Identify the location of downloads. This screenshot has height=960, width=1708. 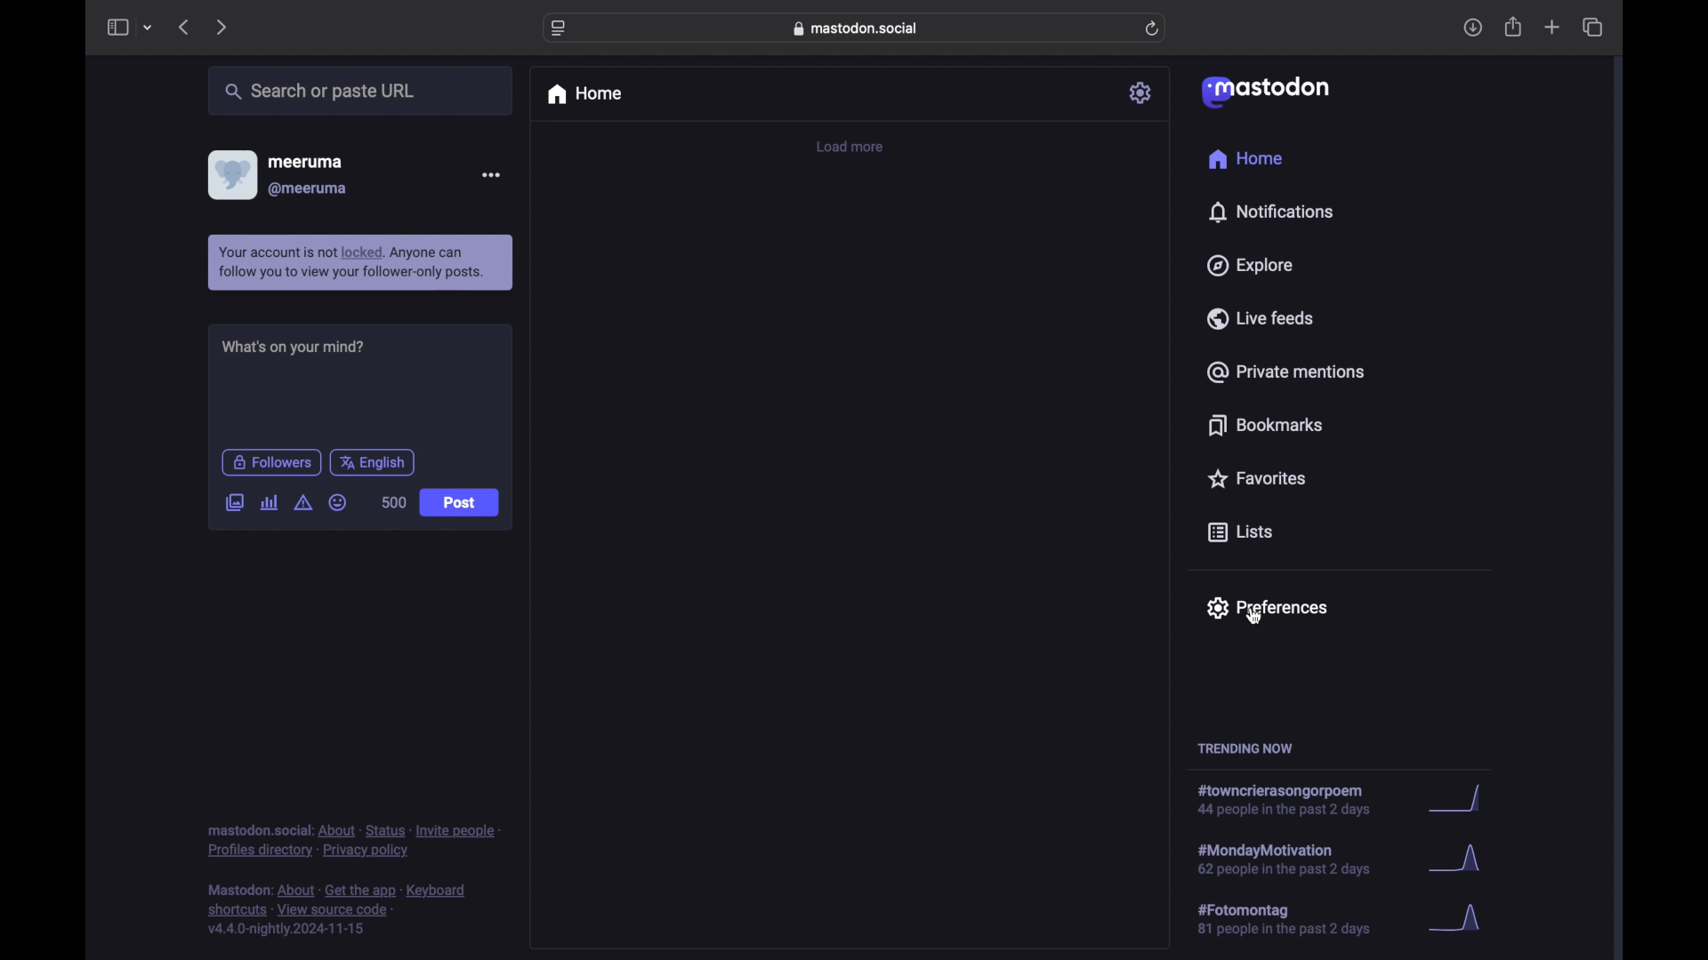
(1472, 28).